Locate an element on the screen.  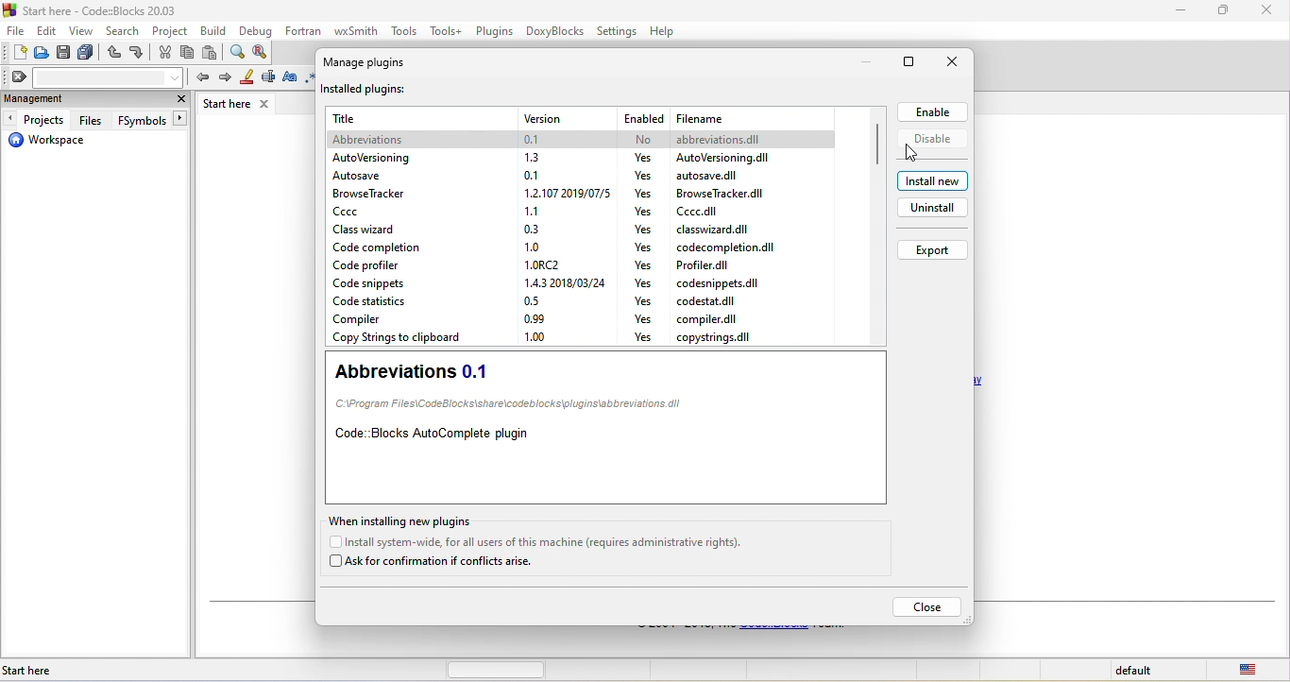
management is located at coordinates (80, 99).